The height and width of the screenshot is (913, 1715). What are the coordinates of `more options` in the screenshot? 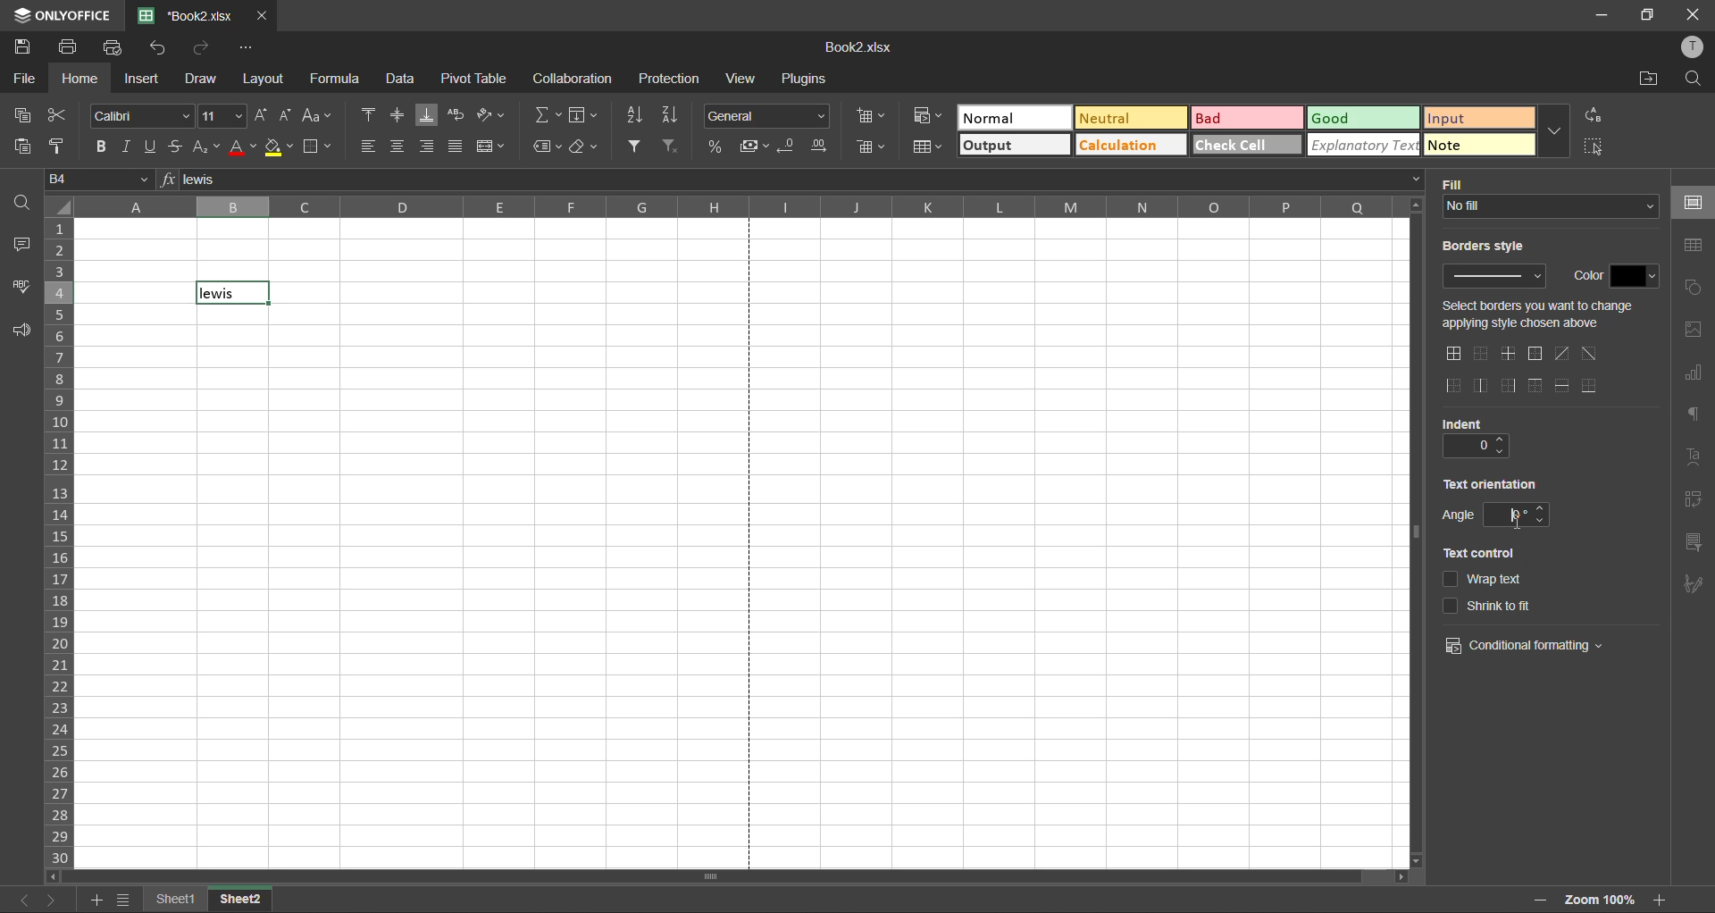 It's located at (1553, 130).